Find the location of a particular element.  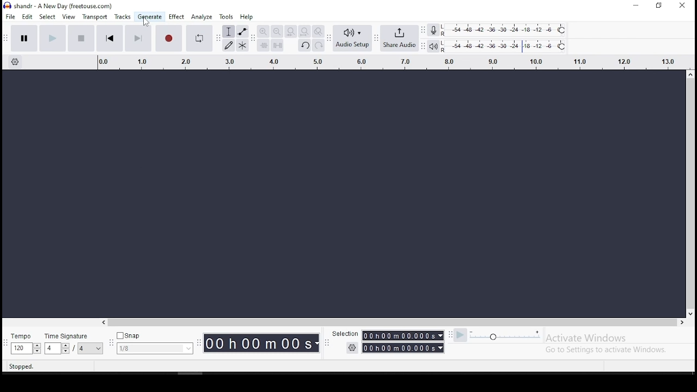

skip to start is located at coordinates (109, 39).